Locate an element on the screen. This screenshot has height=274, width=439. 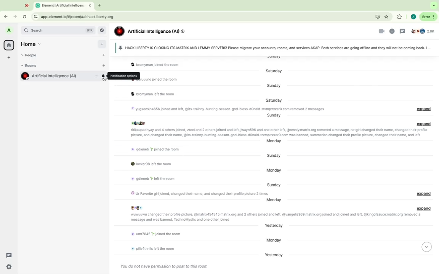
Start chat is located at coordinates (104, 55).